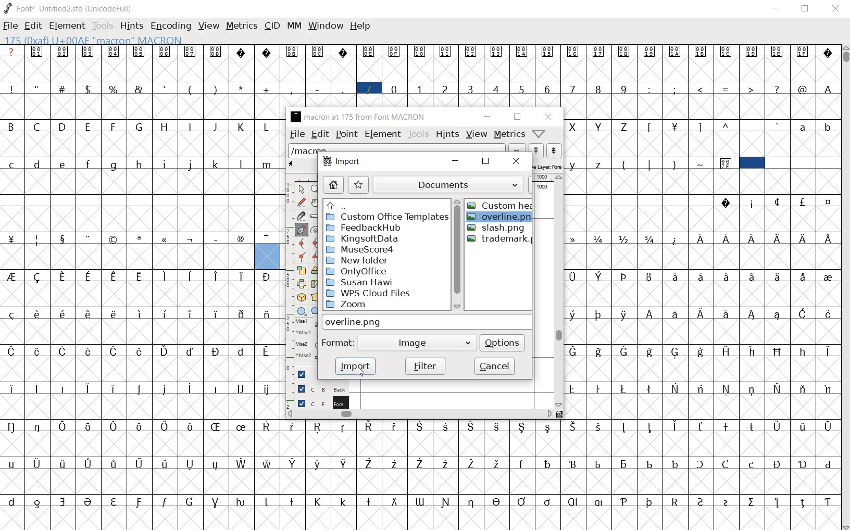 The width and height of the screenshot is (850, 530). Describe the element at coordinates (383, 135) in the screenshot. I see `element` at that location.